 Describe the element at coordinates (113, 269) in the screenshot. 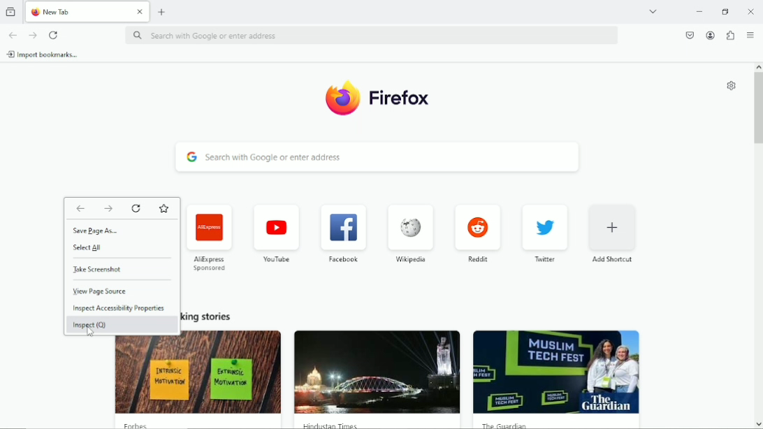

I see `Take screenshot` at that location.